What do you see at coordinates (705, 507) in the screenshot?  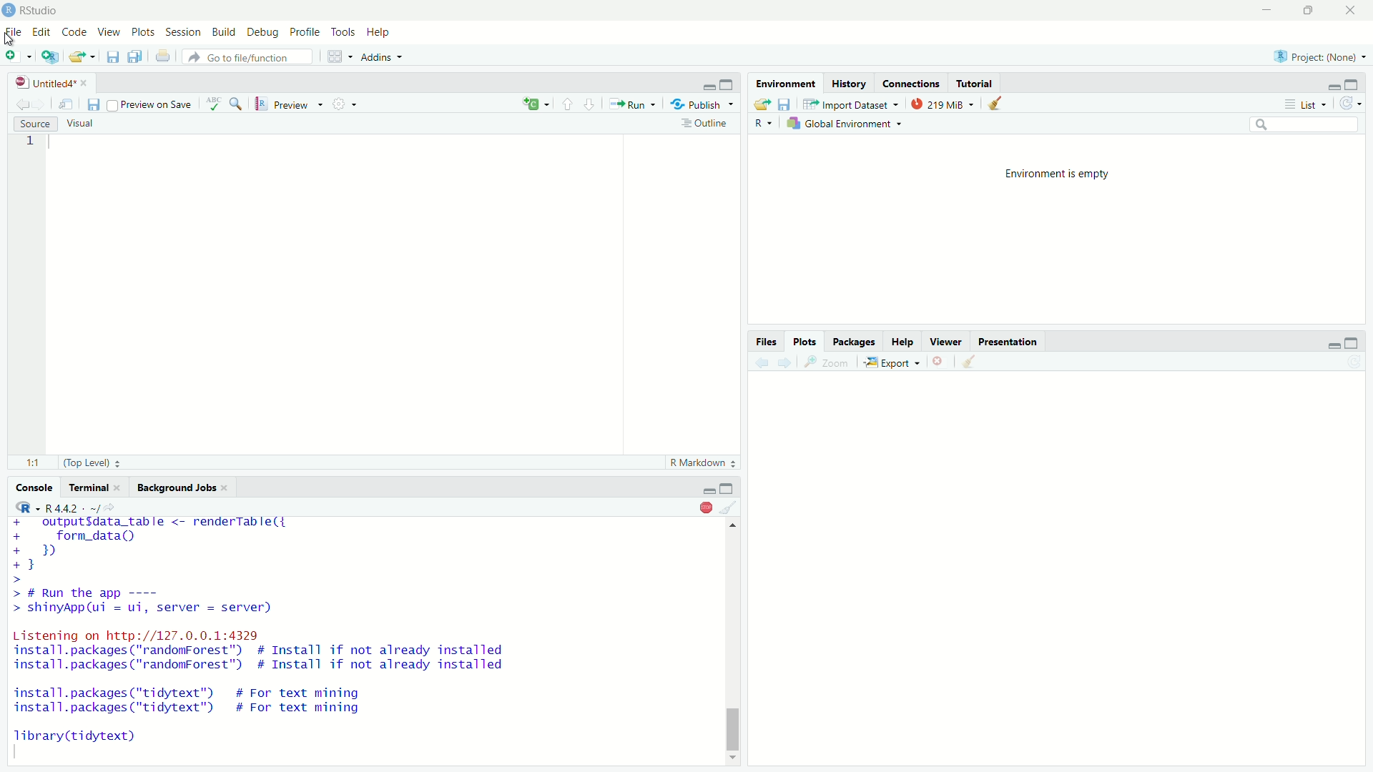 I see `Stop console` at bounding box center [705, 507].